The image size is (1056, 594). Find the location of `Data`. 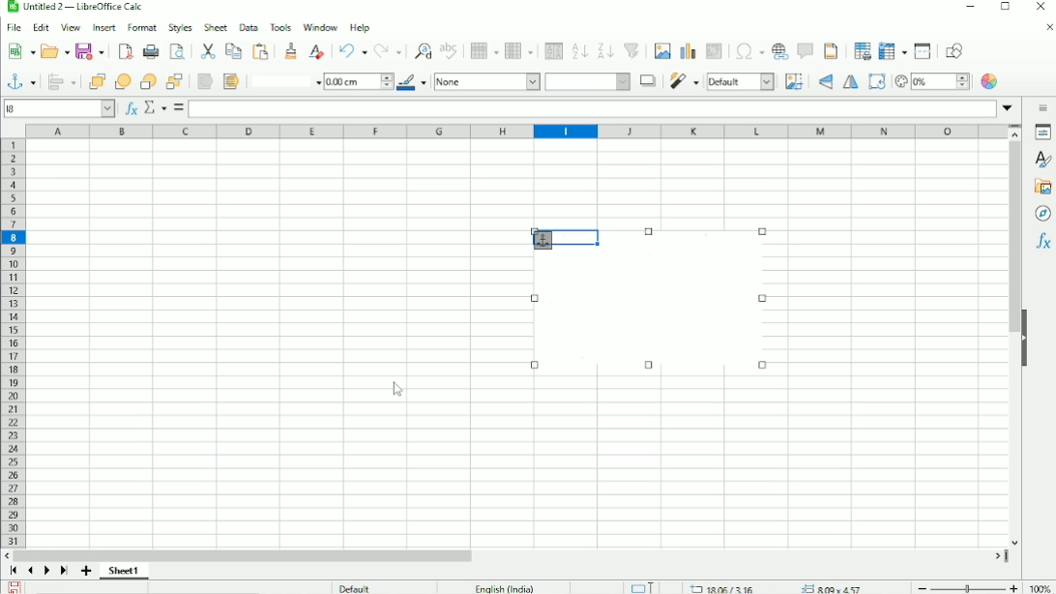

Data is located at coordinates (248, 26).